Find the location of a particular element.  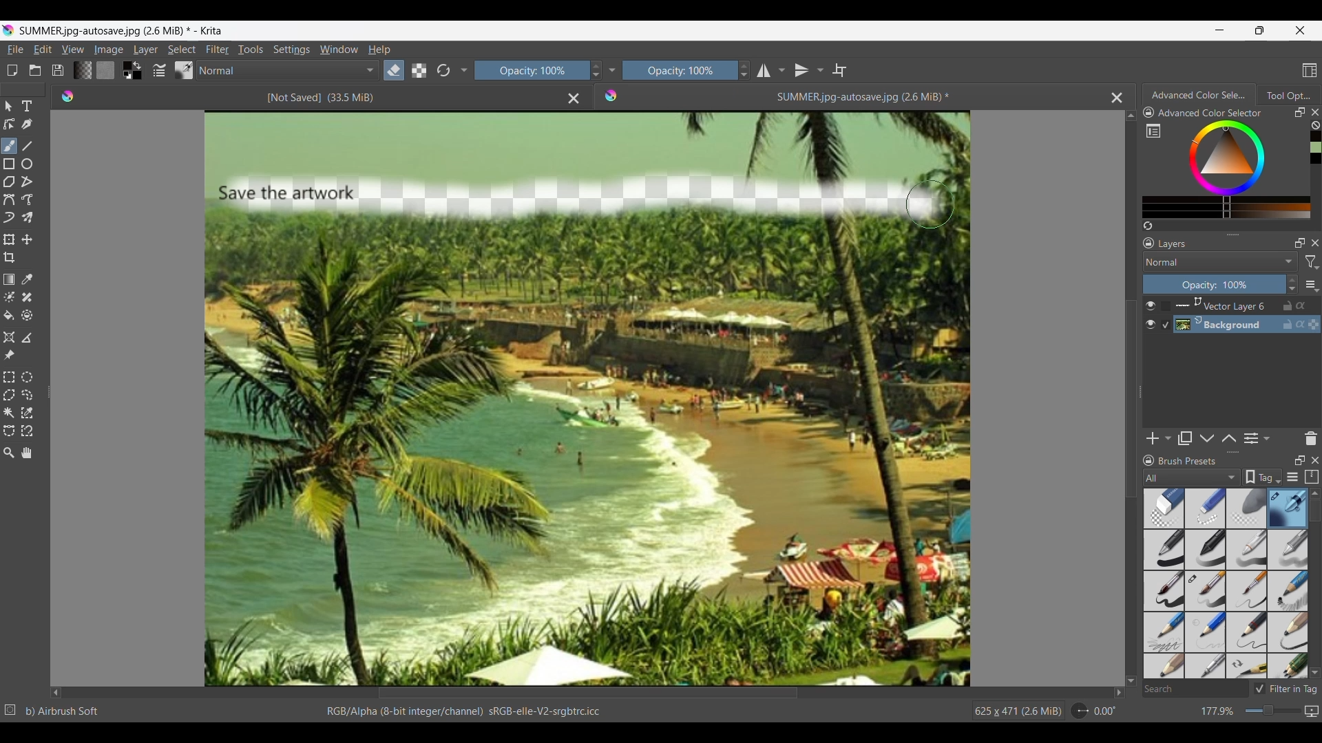

Filter in Tag is located at coordinates (1286, 689).